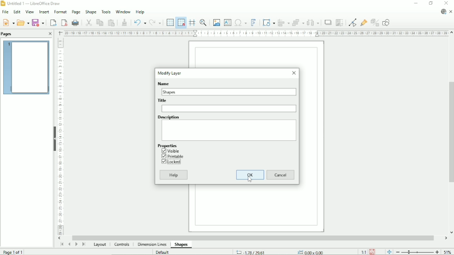 The height and width of the screenshot is (255, 454). I want to click on Save, so click(372, 252).